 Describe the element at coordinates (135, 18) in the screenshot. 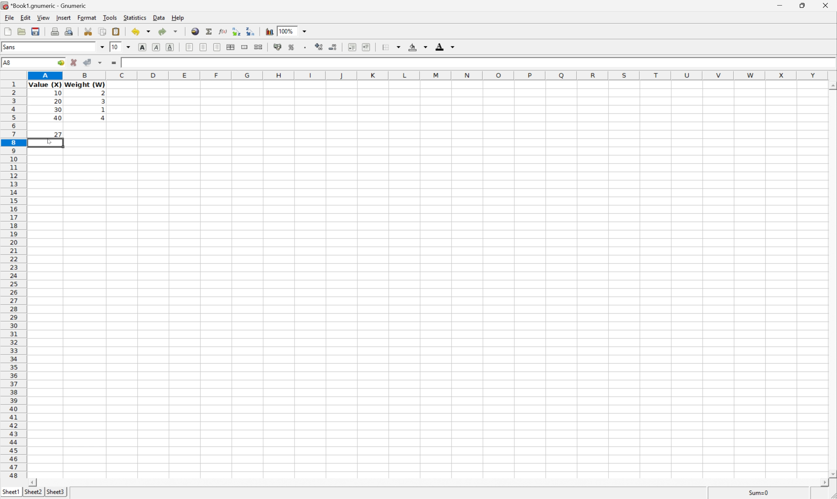

I see `Statistics` at that location.